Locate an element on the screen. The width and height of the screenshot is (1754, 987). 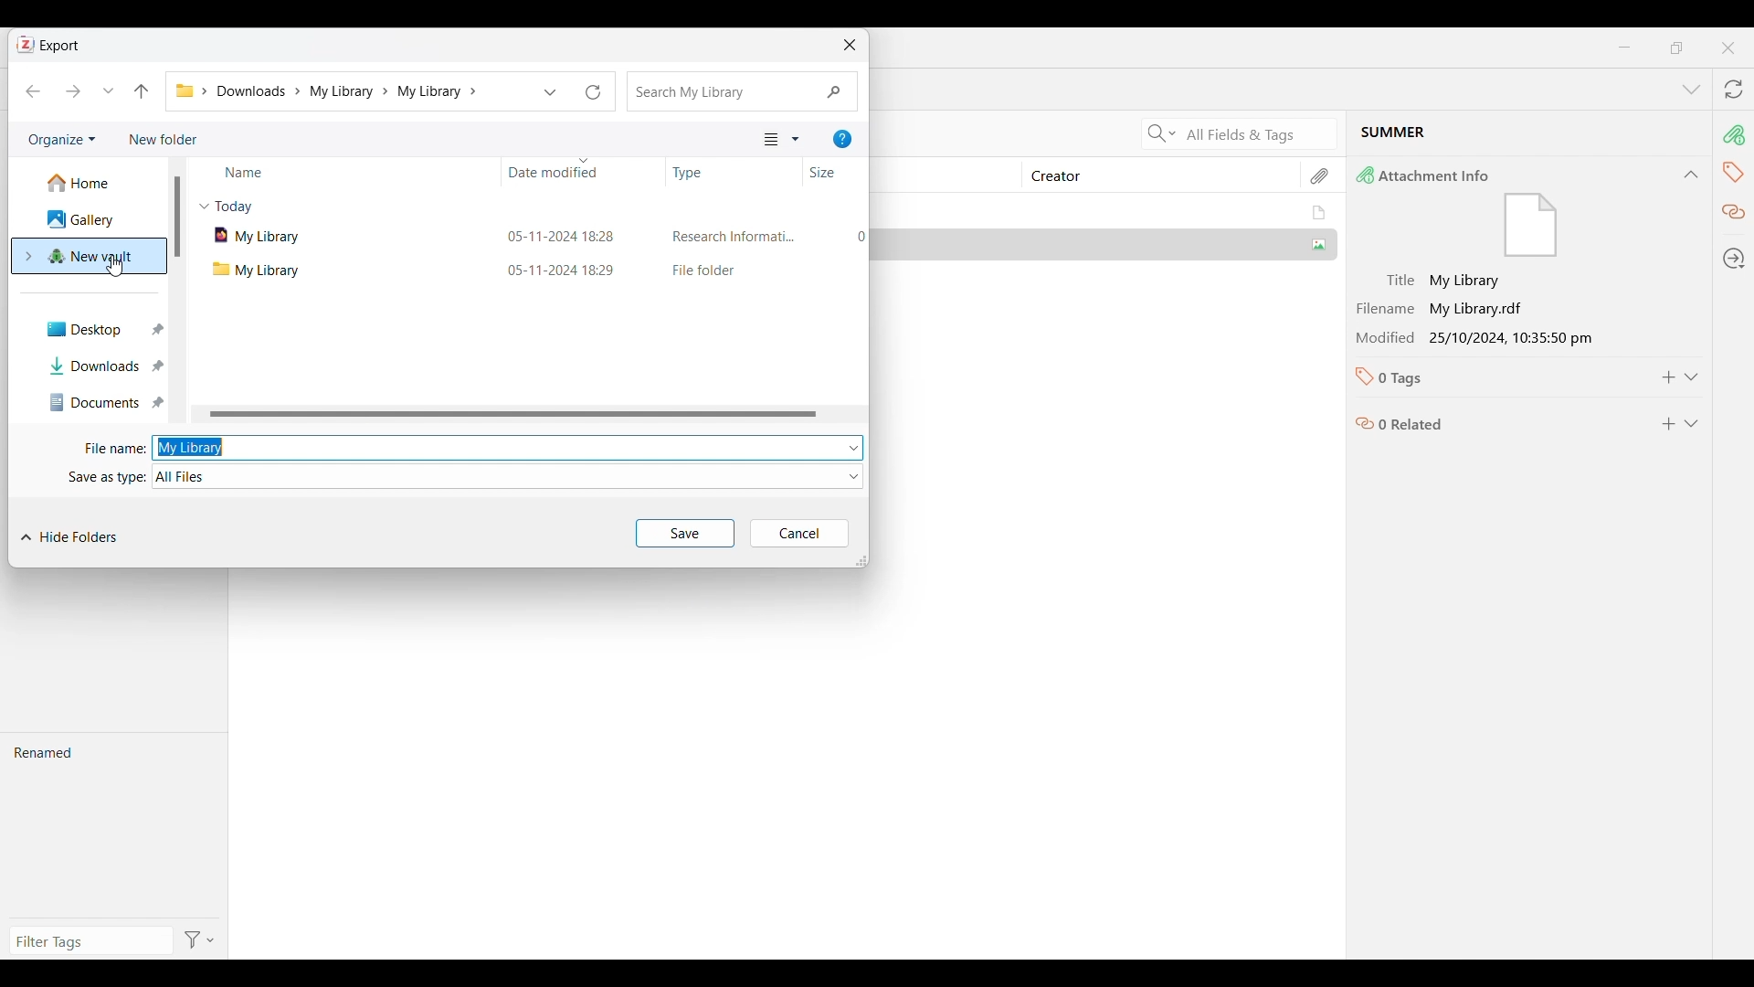
Organize current folder is located at coordinates (61, 140).